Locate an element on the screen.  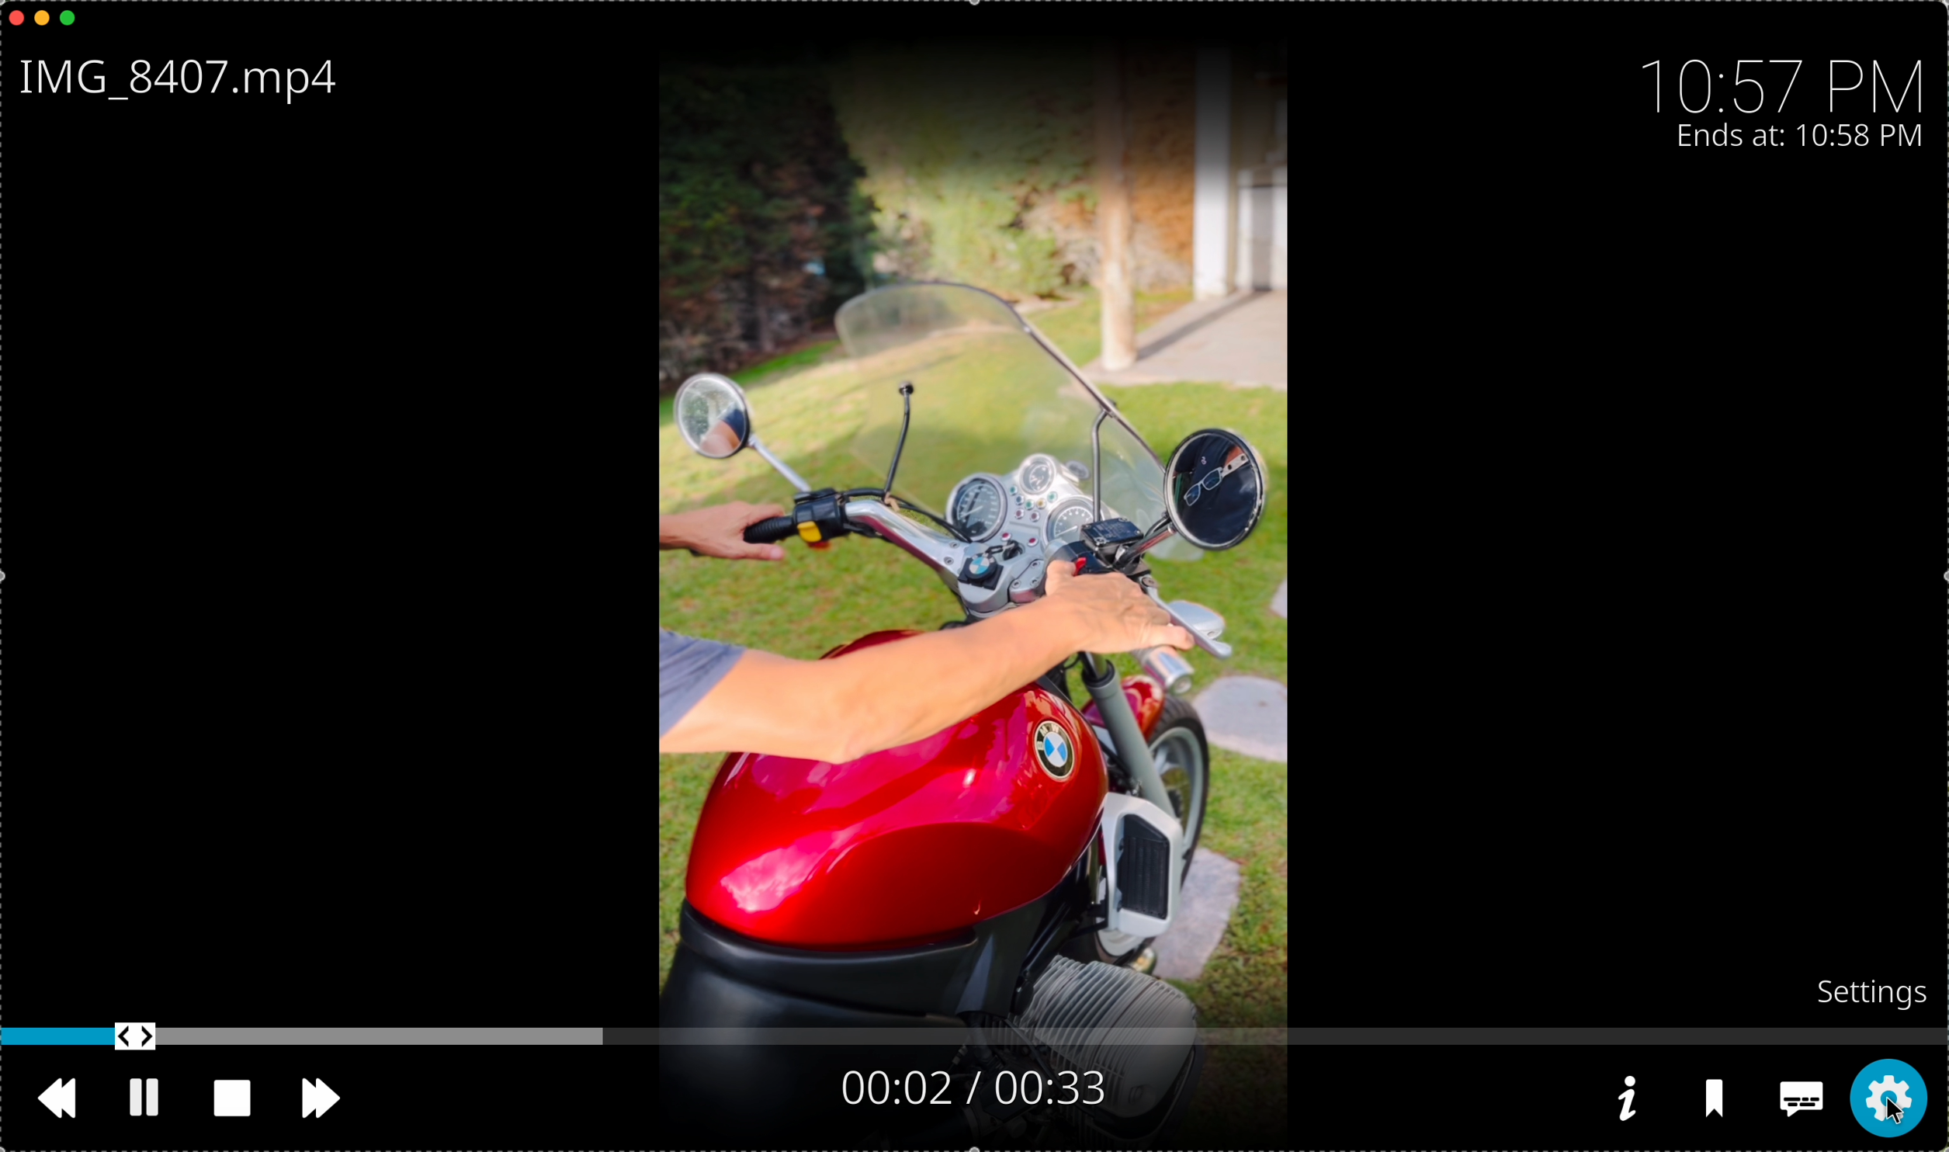
bookmarks is located at coordinates (1718, 1101).